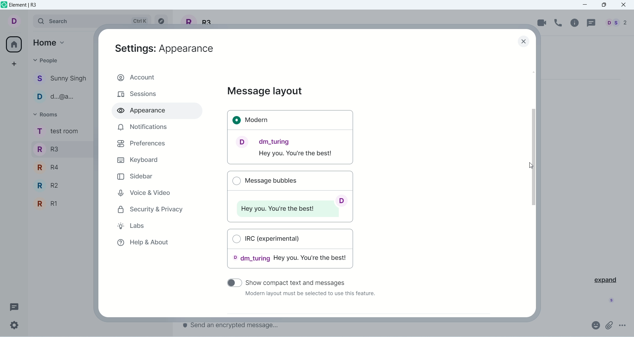 The width and height of the screenshot is (634, 337). I want to click on logo, so click(4, 6).